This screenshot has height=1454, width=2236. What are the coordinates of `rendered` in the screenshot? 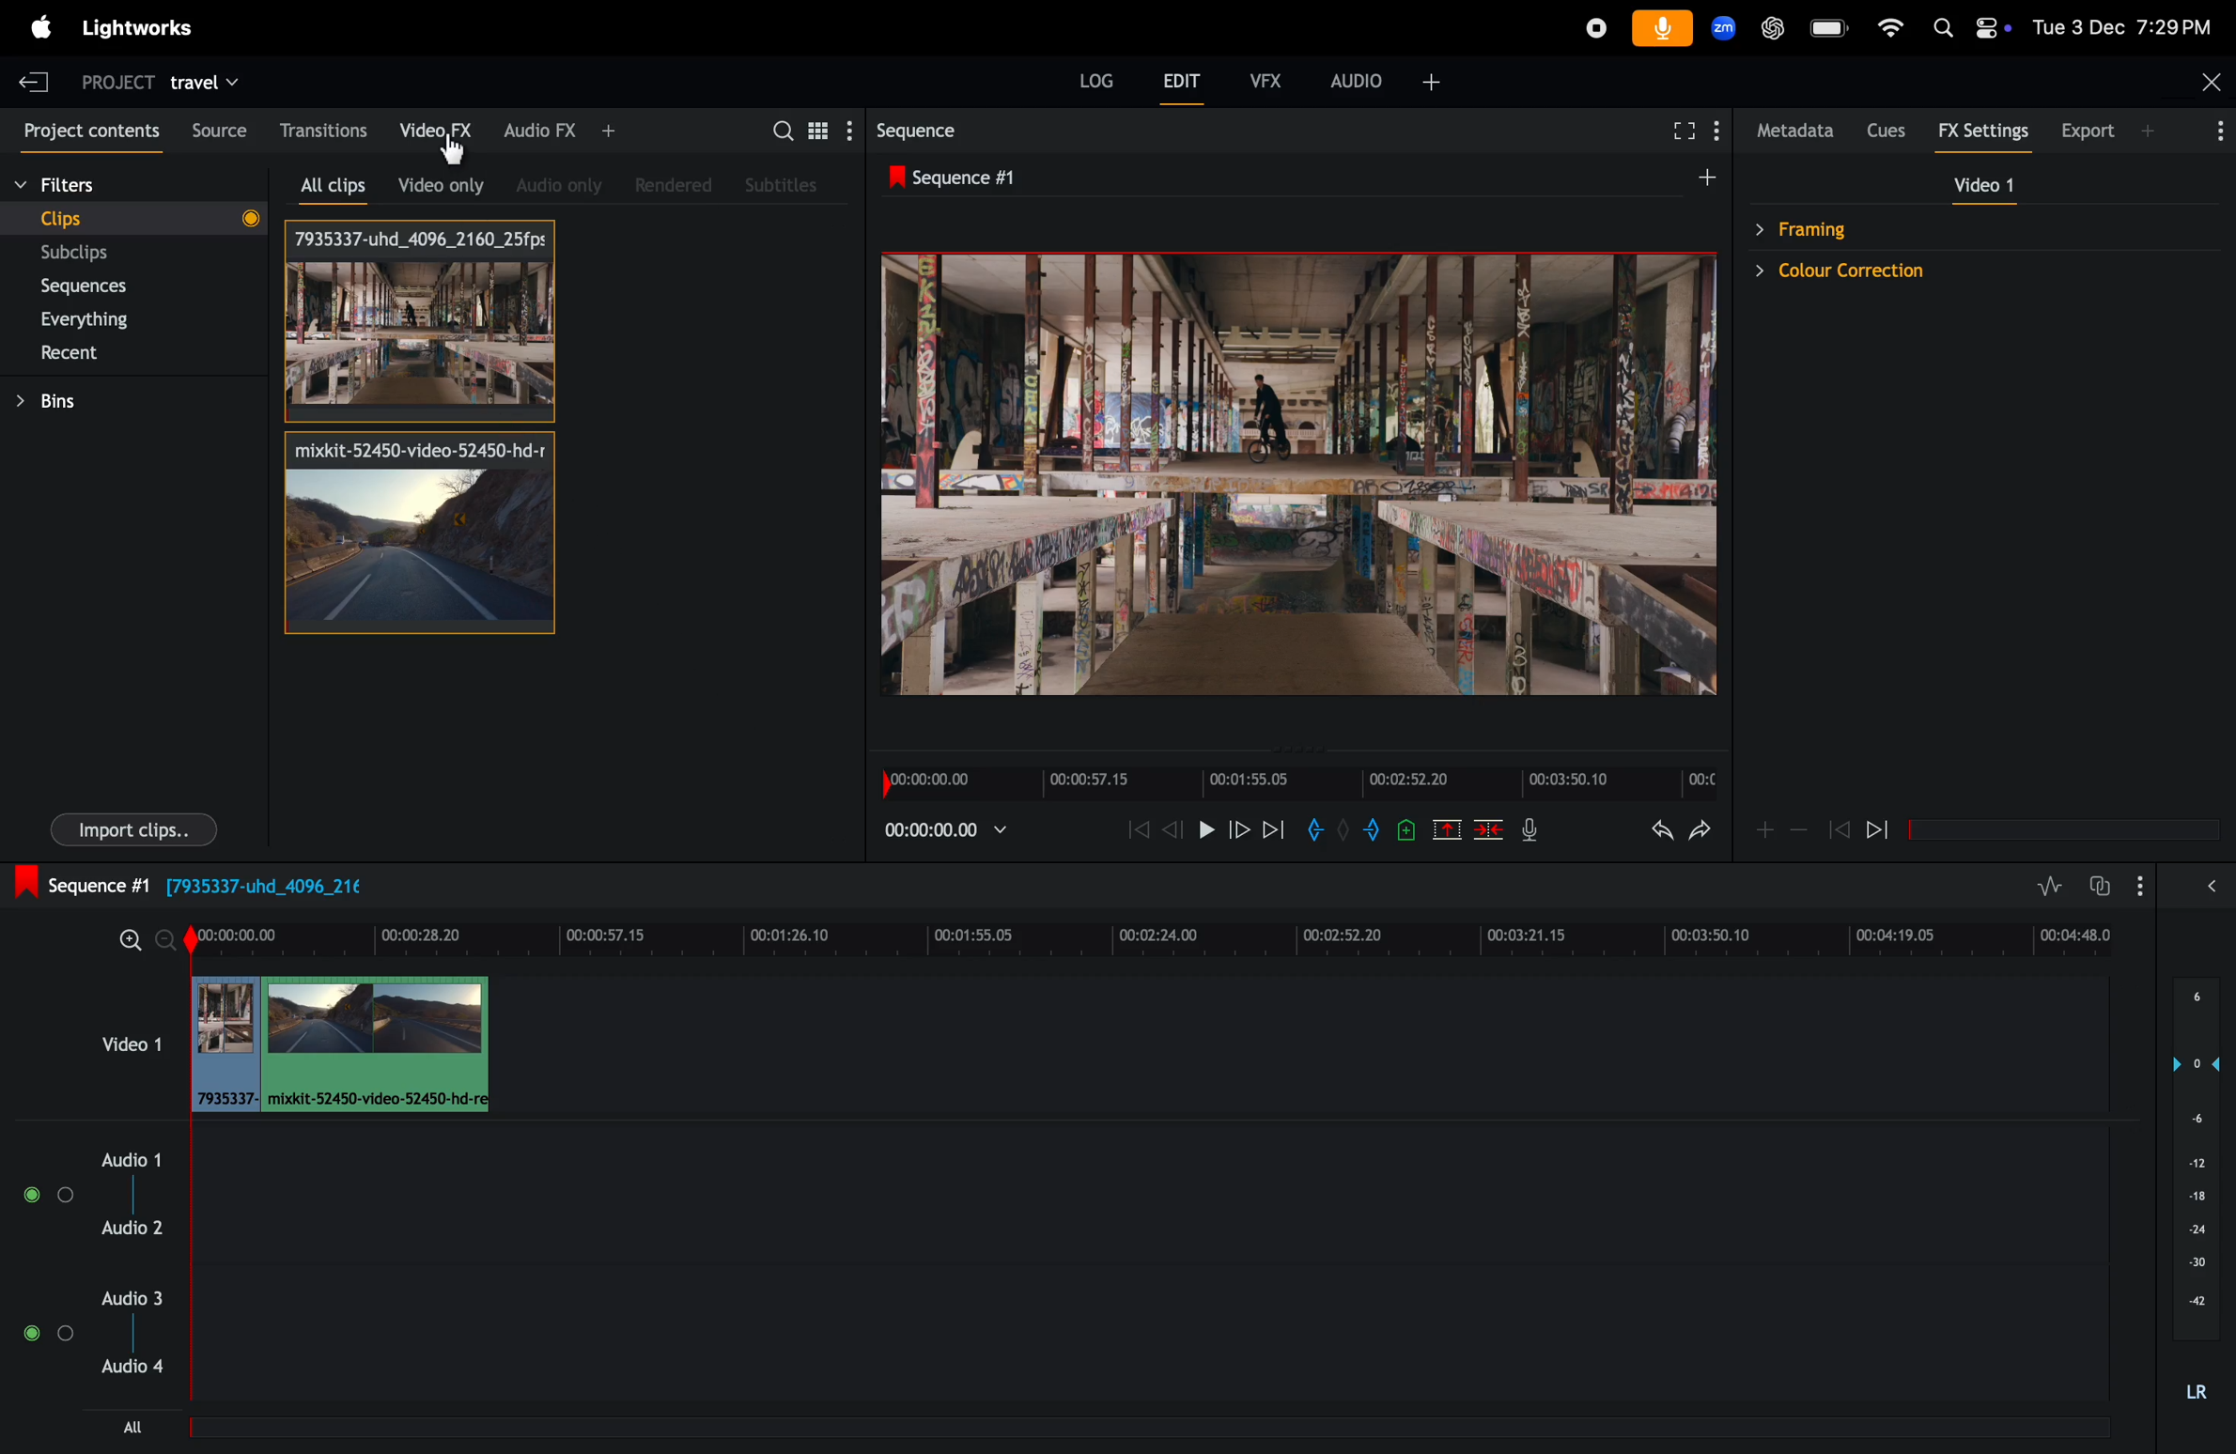 It's located at (669, 183).